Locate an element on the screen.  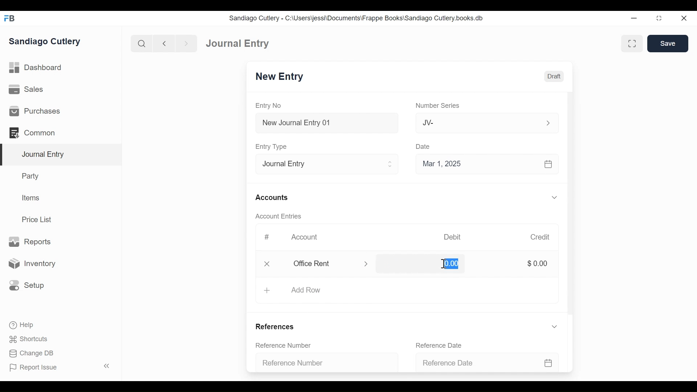
Add Row is located at coordinates (401, 291).